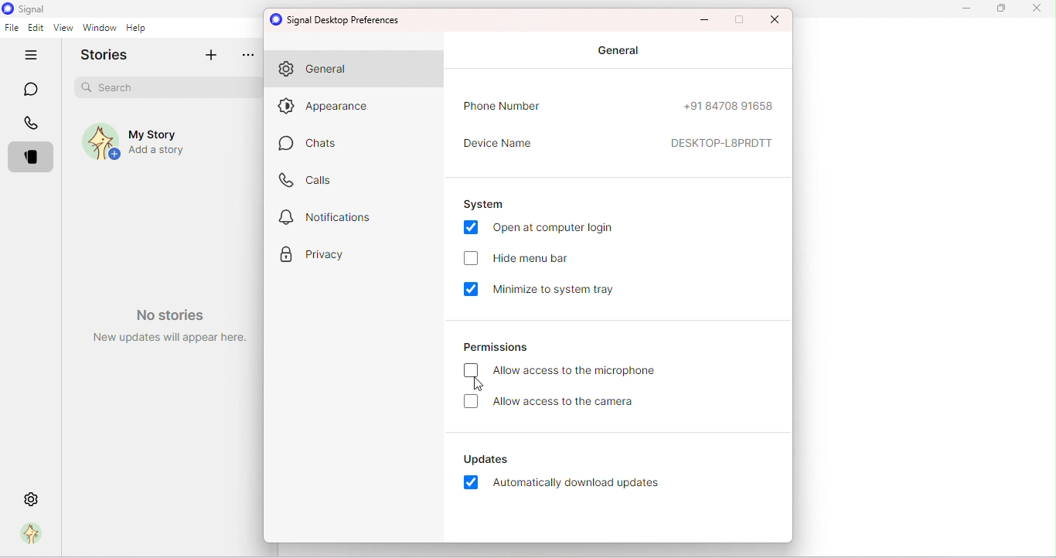 Image resolution: width=1056 pixels, height=558 pixels. What do you see at coordinates (31, 161) in the screenshot?
I see `Stories` at bounding box center [31, 161].